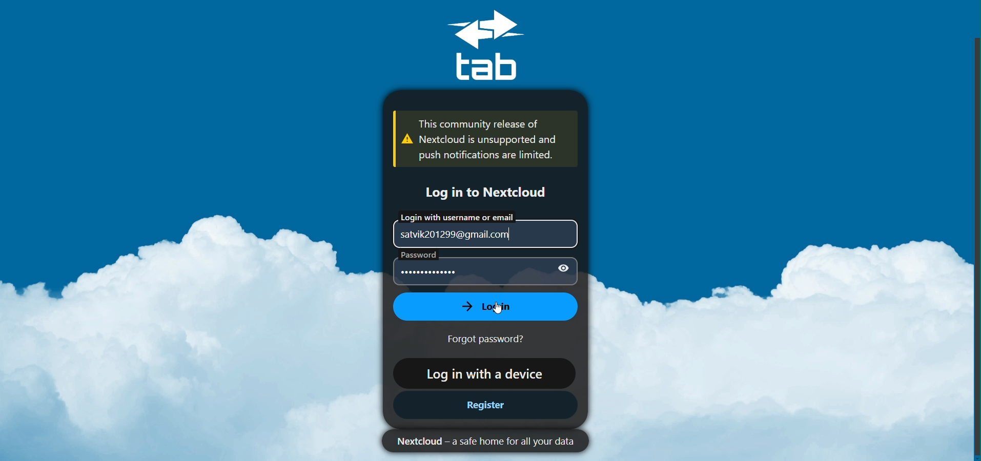 This screenshot has height=461, width=981. Describe the element at coordinates (481, 372) in the screenshot. I see `Log in with a device` at that location.